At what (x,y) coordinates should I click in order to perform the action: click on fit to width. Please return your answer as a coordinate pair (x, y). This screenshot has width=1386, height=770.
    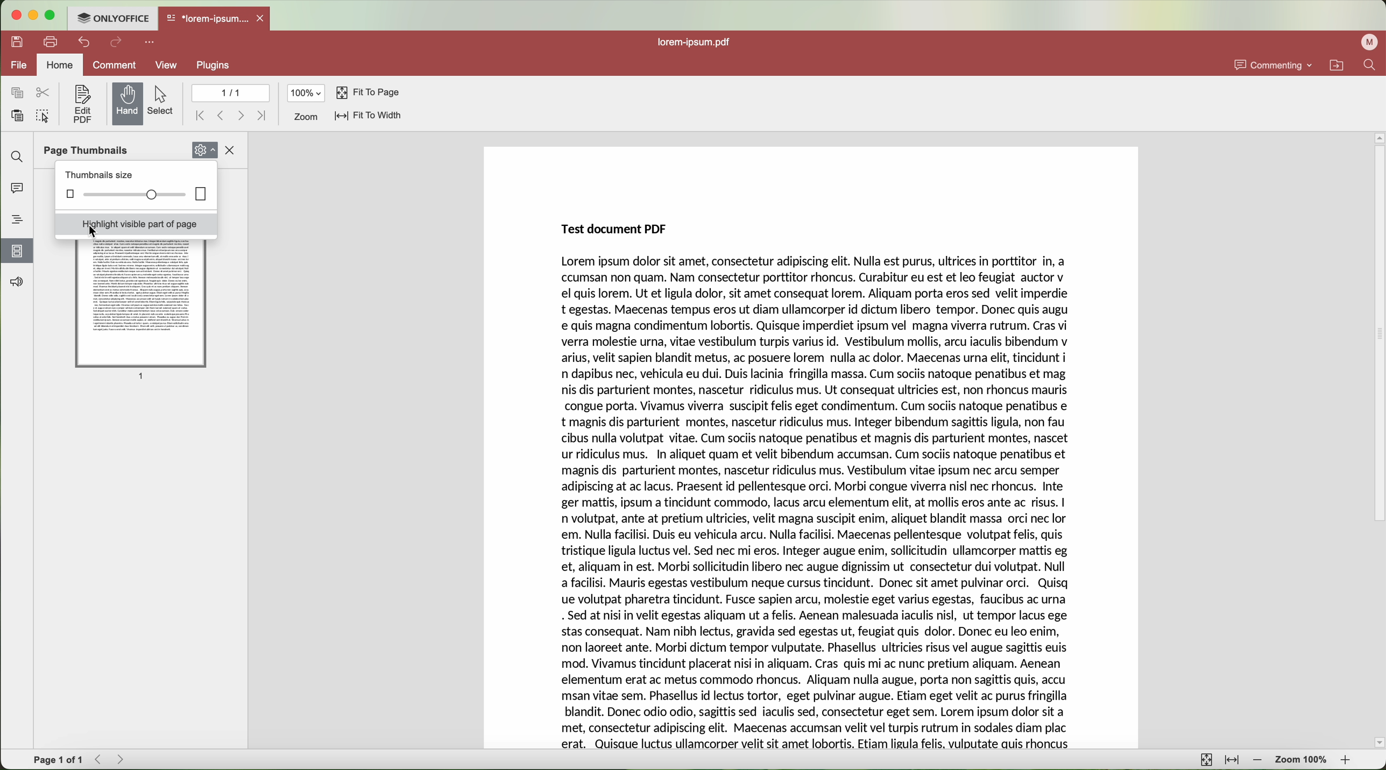
    Looking at the image, I should click on (370, 117).